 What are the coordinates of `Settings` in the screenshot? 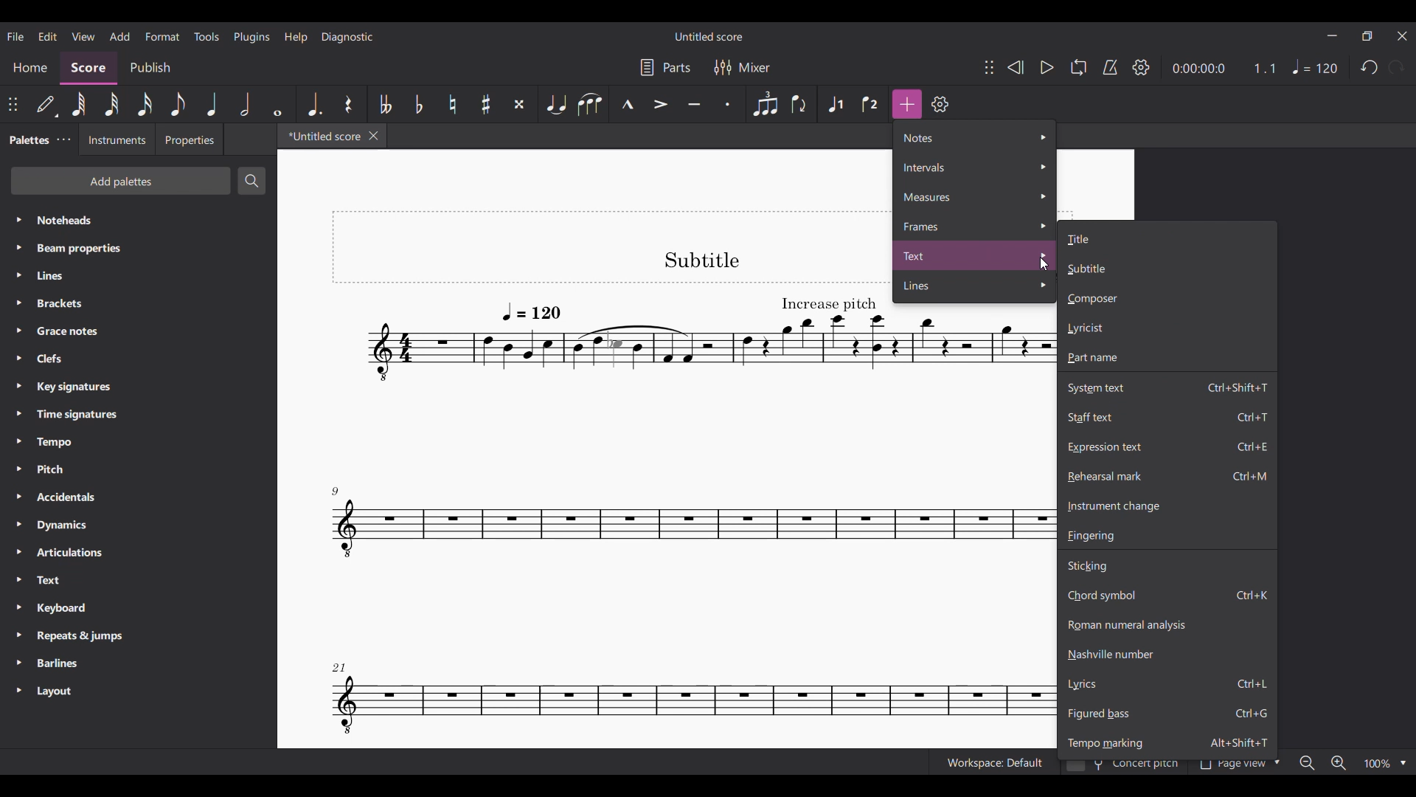 It's located at (1141, 66).